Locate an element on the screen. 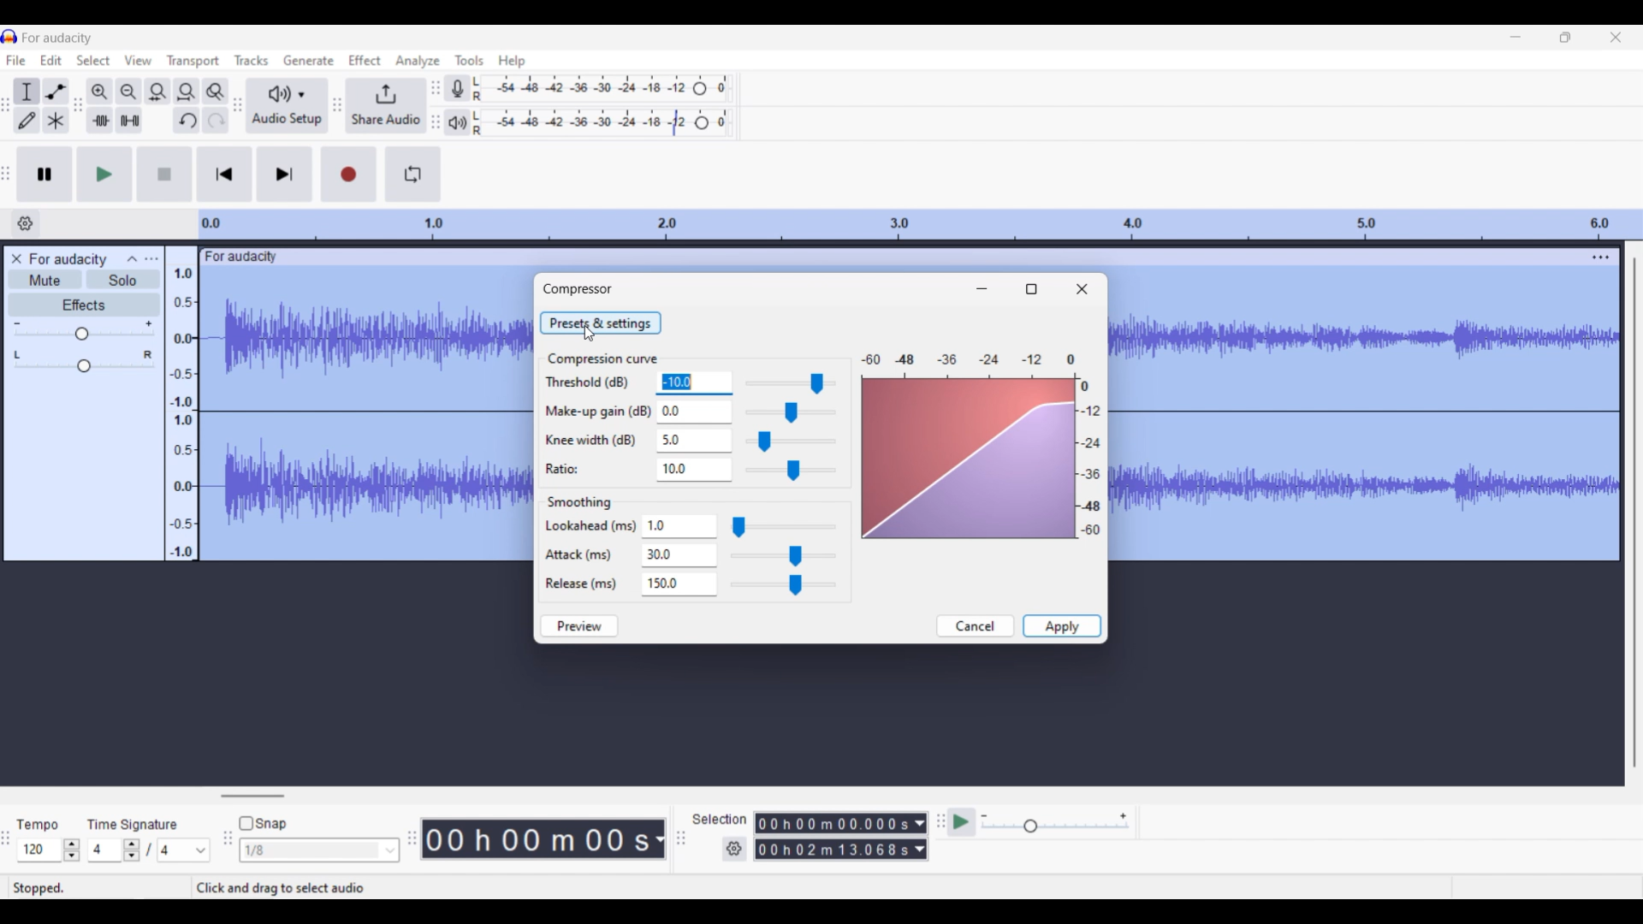 The image size is (1643, 924). Software logo is located at coordinates (9, 37).